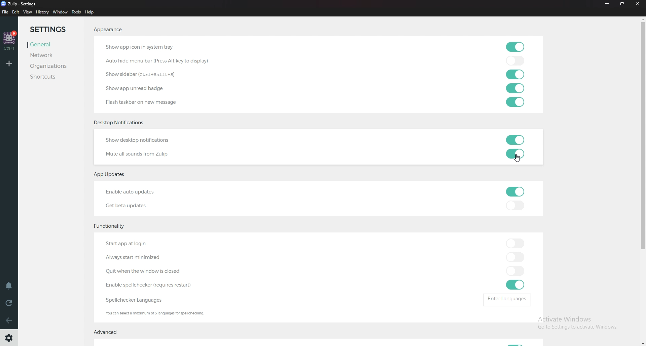 This screenshot has height=346, width=646. Describe the element at coordinates (60, 12) in the screenshot. I see `Window` at that location.